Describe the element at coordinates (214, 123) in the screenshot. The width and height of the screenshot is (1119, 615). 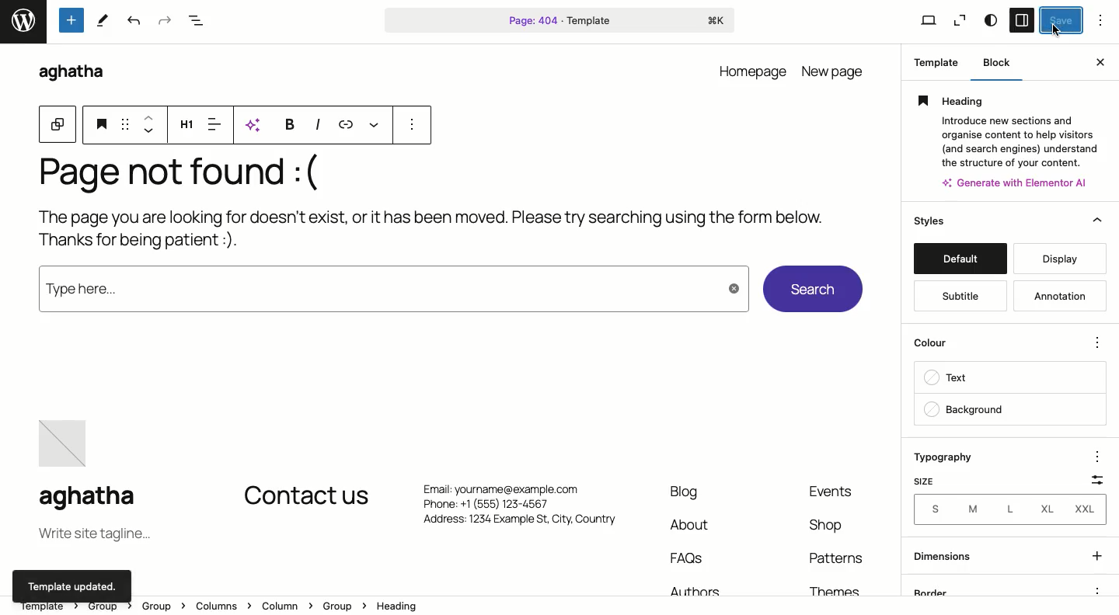
I see `Align` at that location.